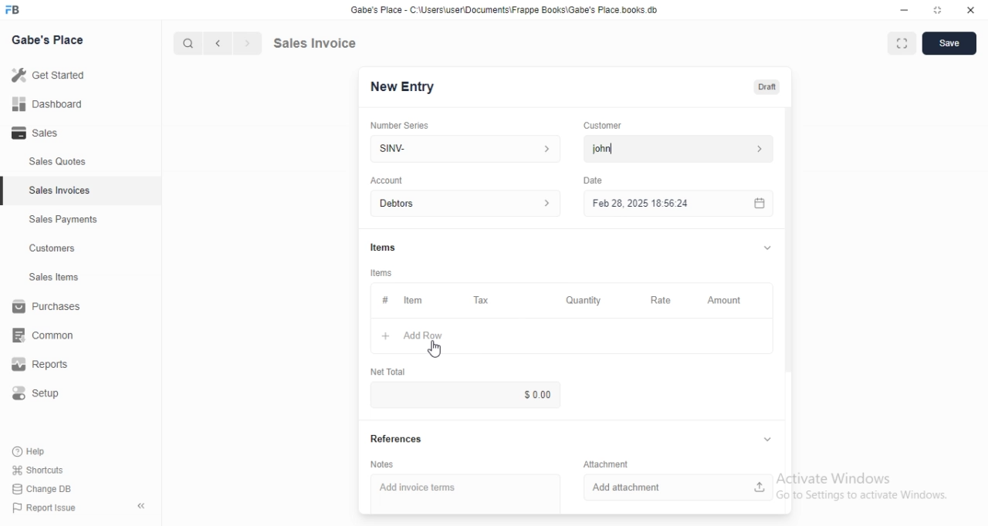 This screenshot has height=526, width=988. I want to click on ‘Add attachment, so click(678, 486).